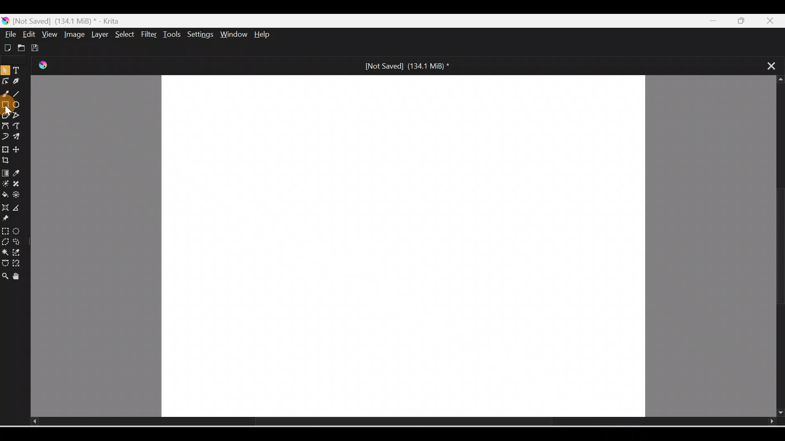 This screenshot has height=441, width=785. What do you see at coordinates (19, 196) in the screenshot?
I see `Enclose and fill tool` at bounding box center [19, 196].